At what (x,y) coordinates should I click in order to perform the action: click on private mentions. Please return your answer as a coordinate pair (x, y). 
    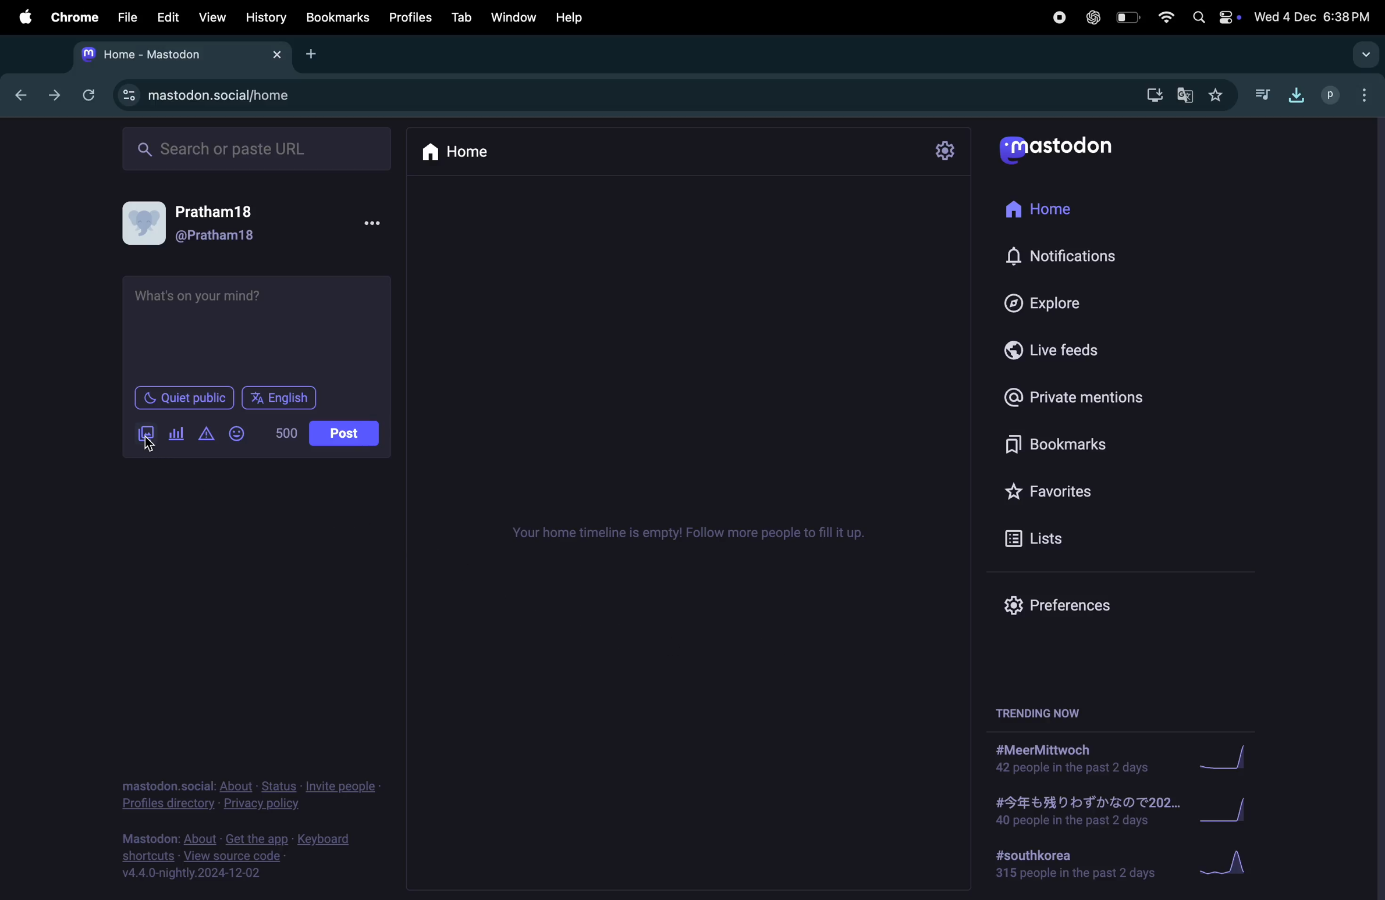
    Looking at the image, I should click on (1075, 401).